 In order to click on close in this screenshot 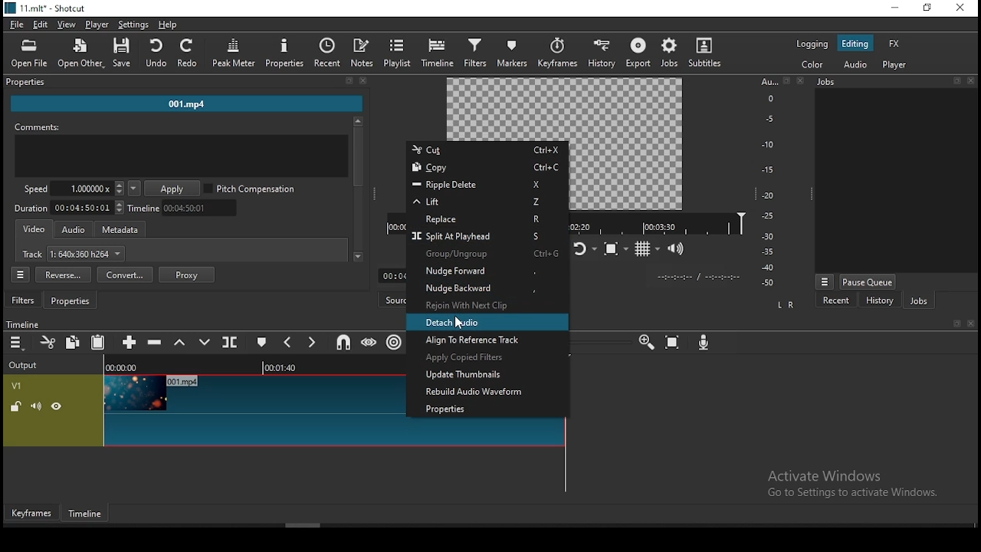, I will do `click(970, 323)`.